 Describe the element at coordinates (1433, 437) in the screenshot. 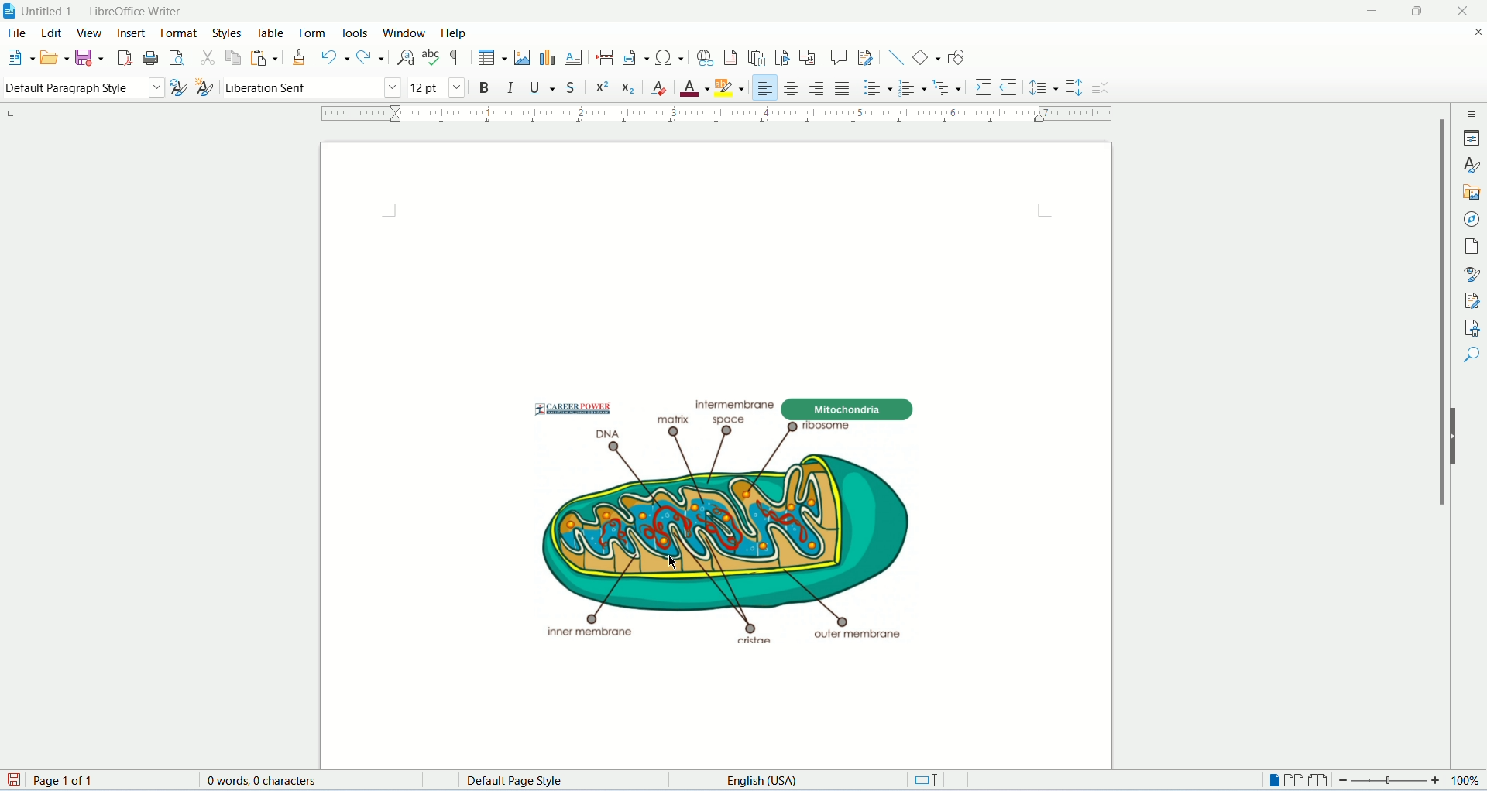

I see `vertical scroll bar` at that location.